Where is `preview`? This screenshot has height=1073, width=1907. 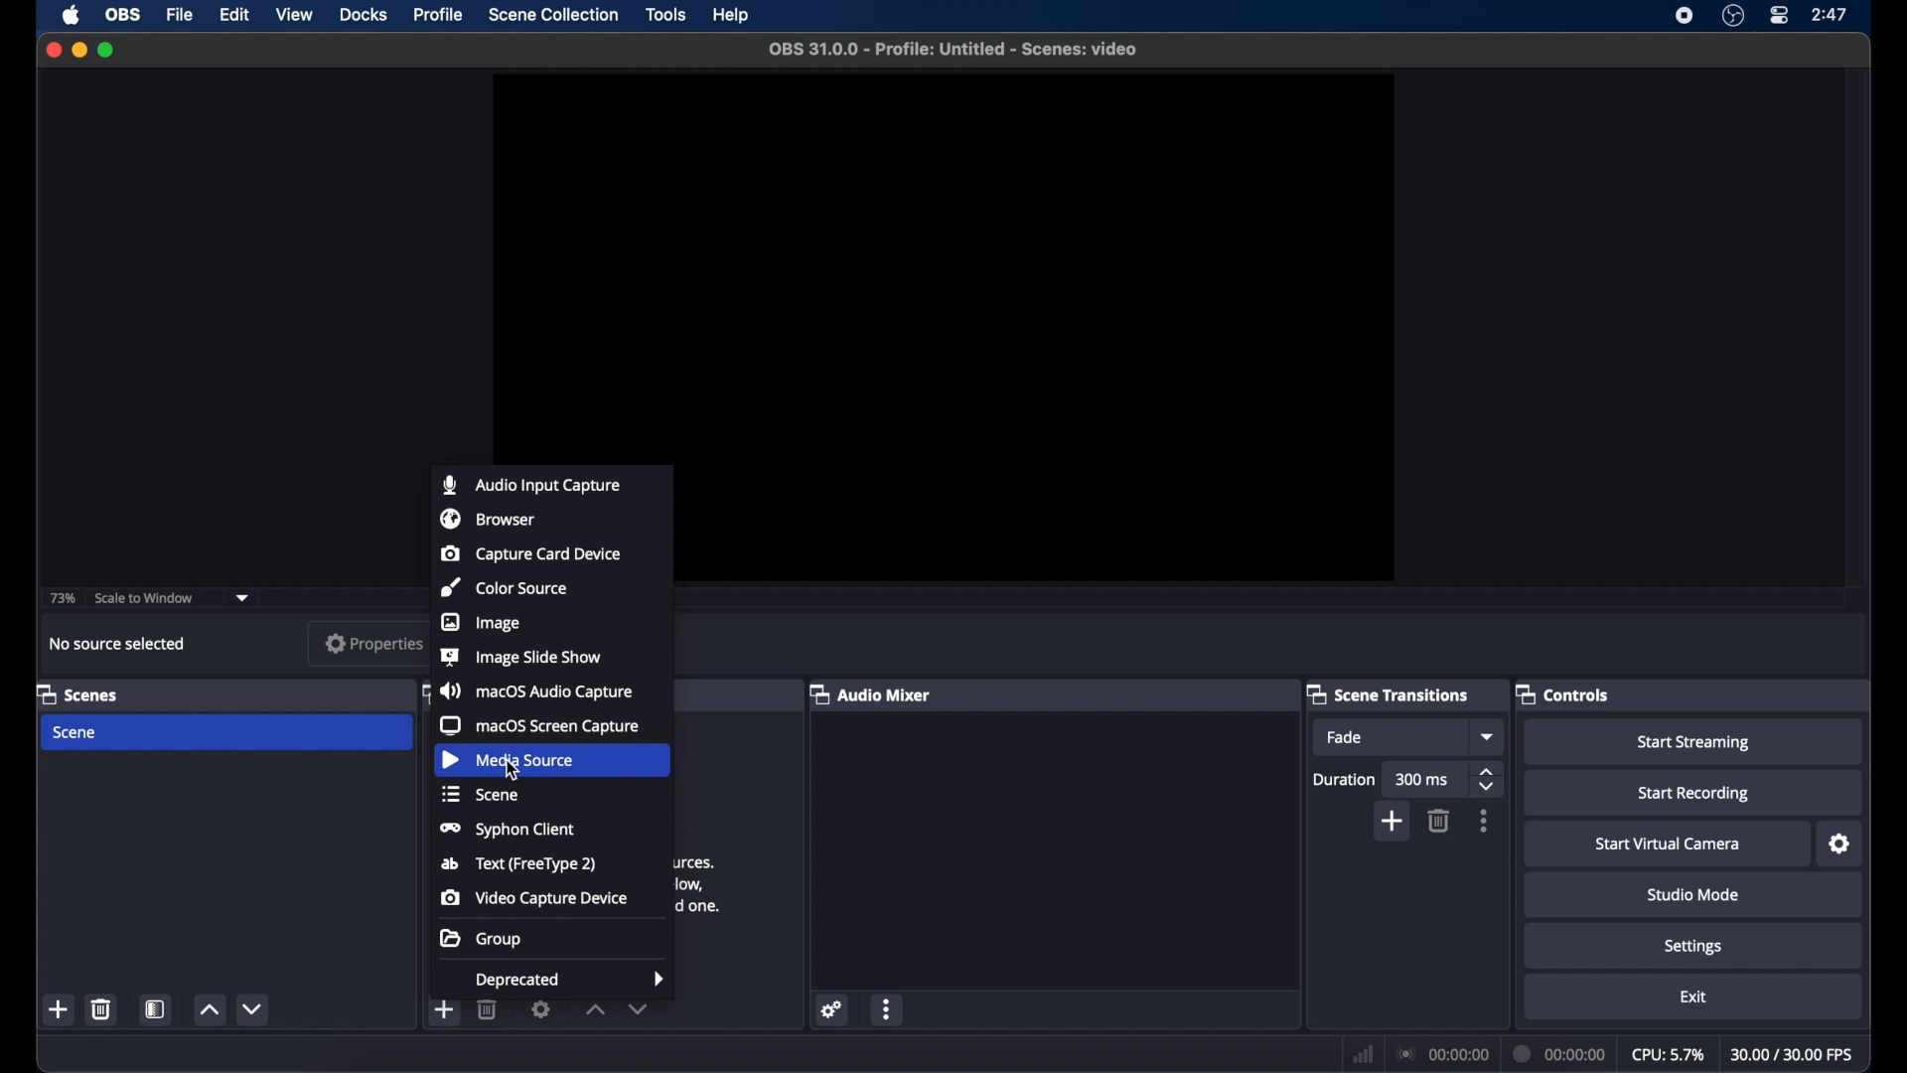
preview is located at coordinates (1045, 326).